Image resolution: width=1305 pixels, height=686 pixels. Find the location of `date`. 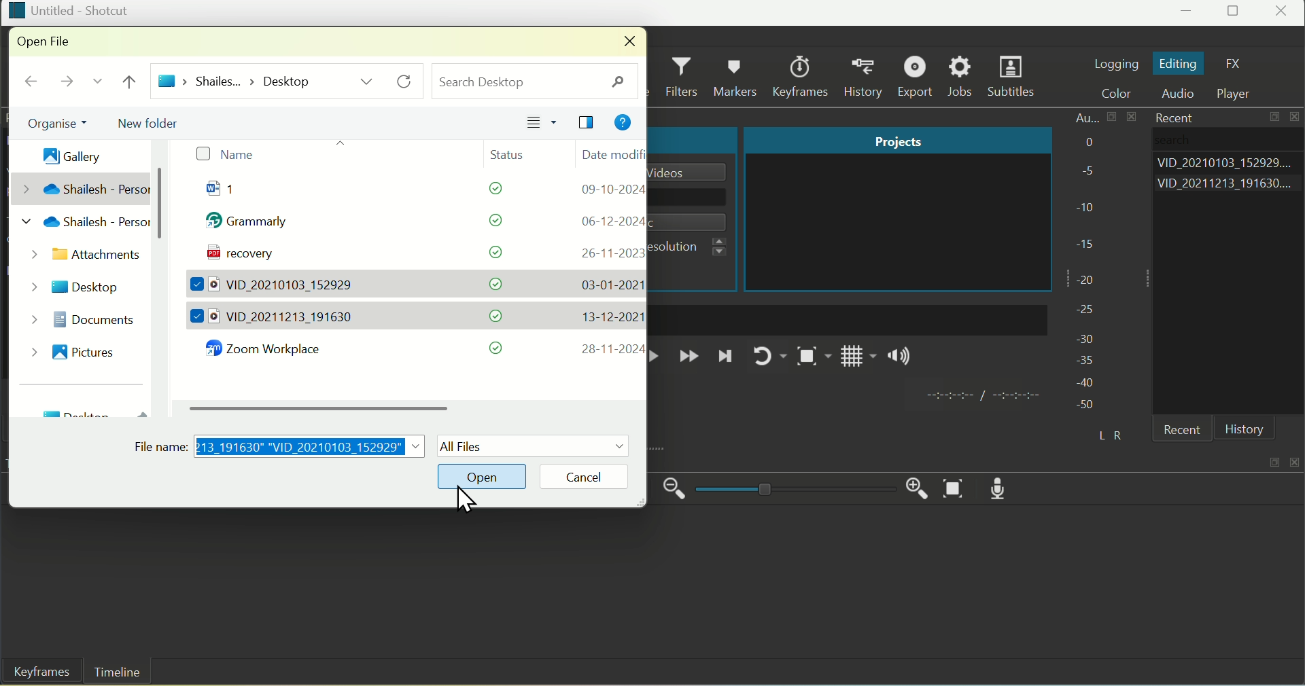

date is located at coordinates (610, 349).